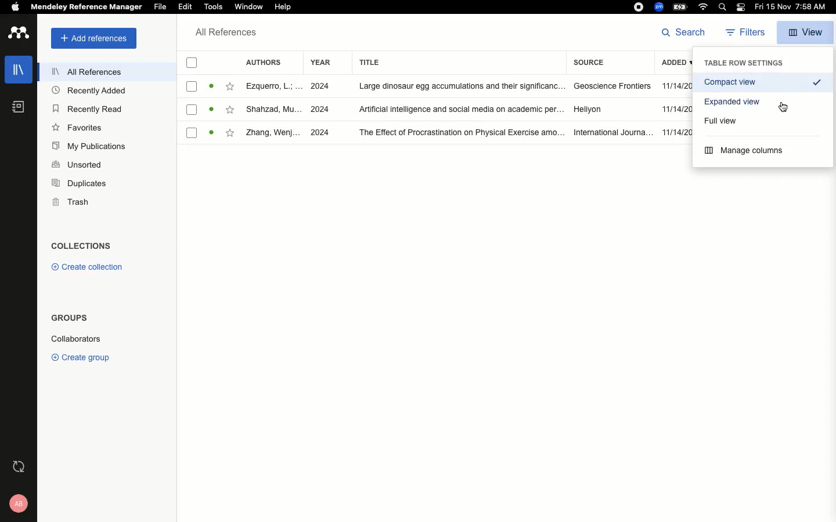 The width and height of the screenshot is (836, 522). What do you see at coordinates (88, 92) in the screenshot?
I see `Recently added` at bounding box center [88, 92].